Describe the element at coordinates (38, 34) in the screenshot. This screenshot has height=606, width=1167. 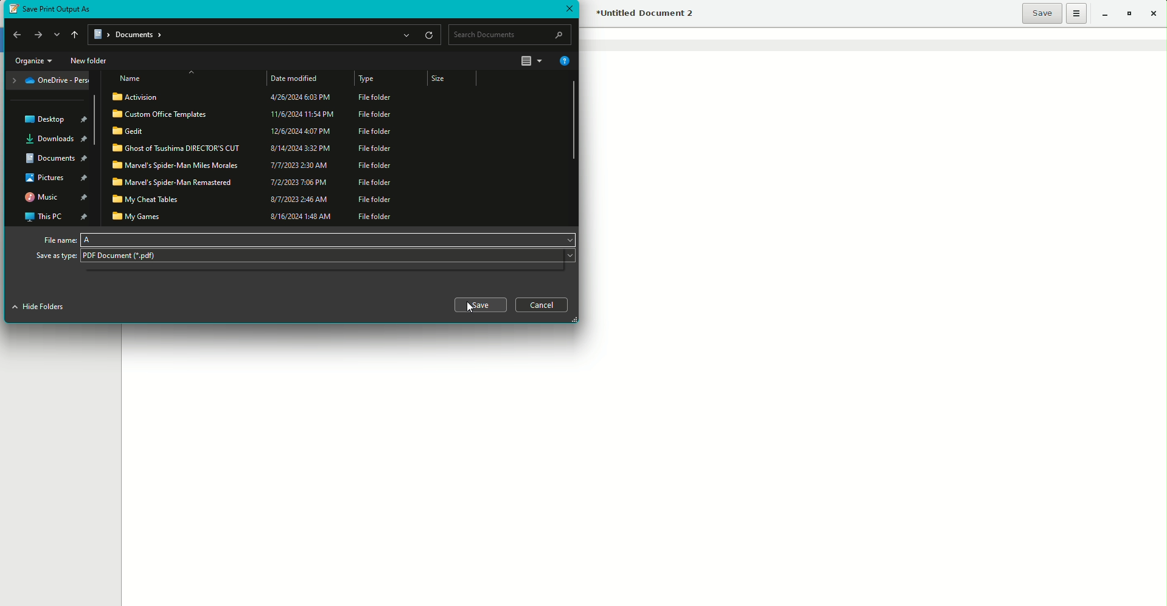
I see `Forward` at that location.